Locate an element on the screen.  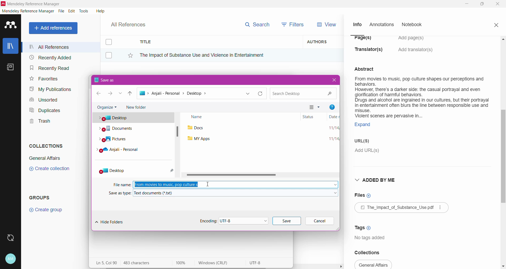
Move up one path back is located at coordinates (131, 94).